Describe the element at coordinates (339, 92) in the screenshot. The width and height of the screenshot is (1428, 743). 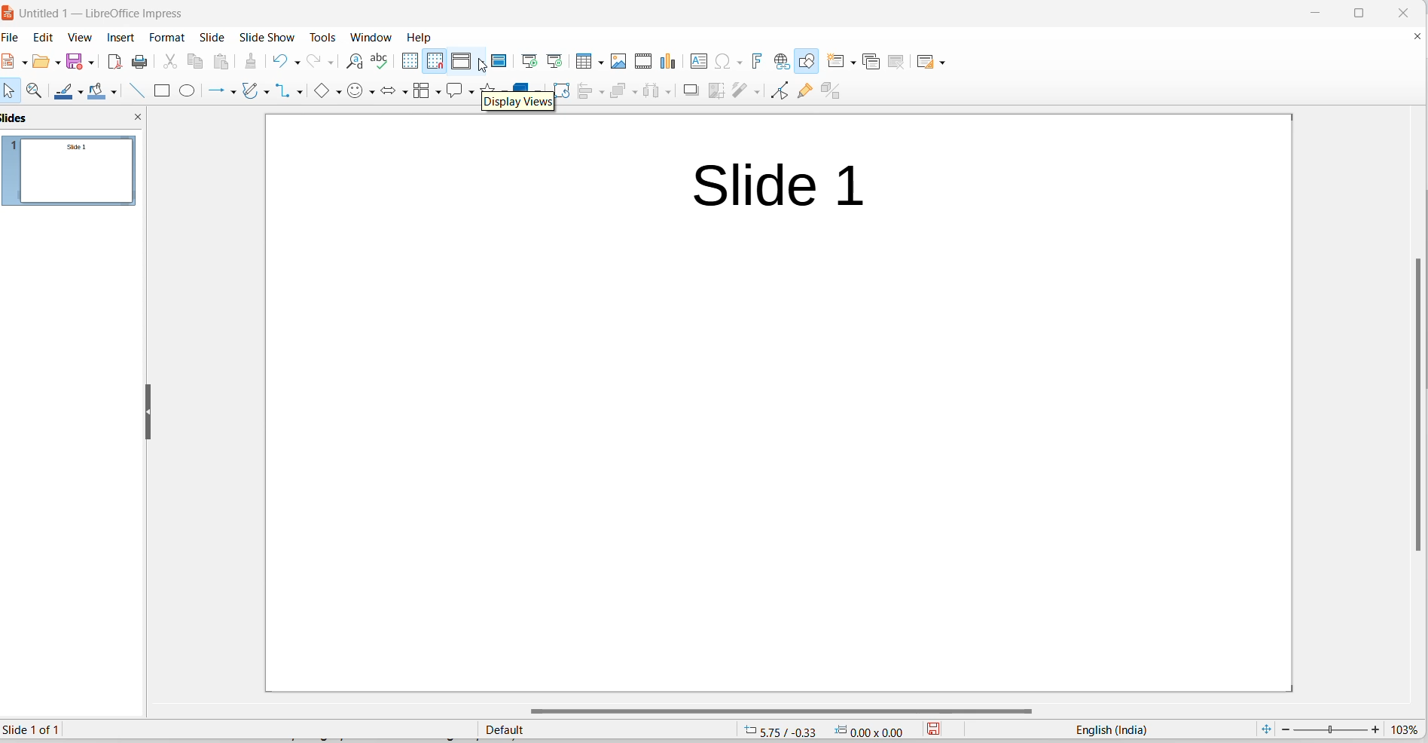
I see `basic shapes options` at that location.